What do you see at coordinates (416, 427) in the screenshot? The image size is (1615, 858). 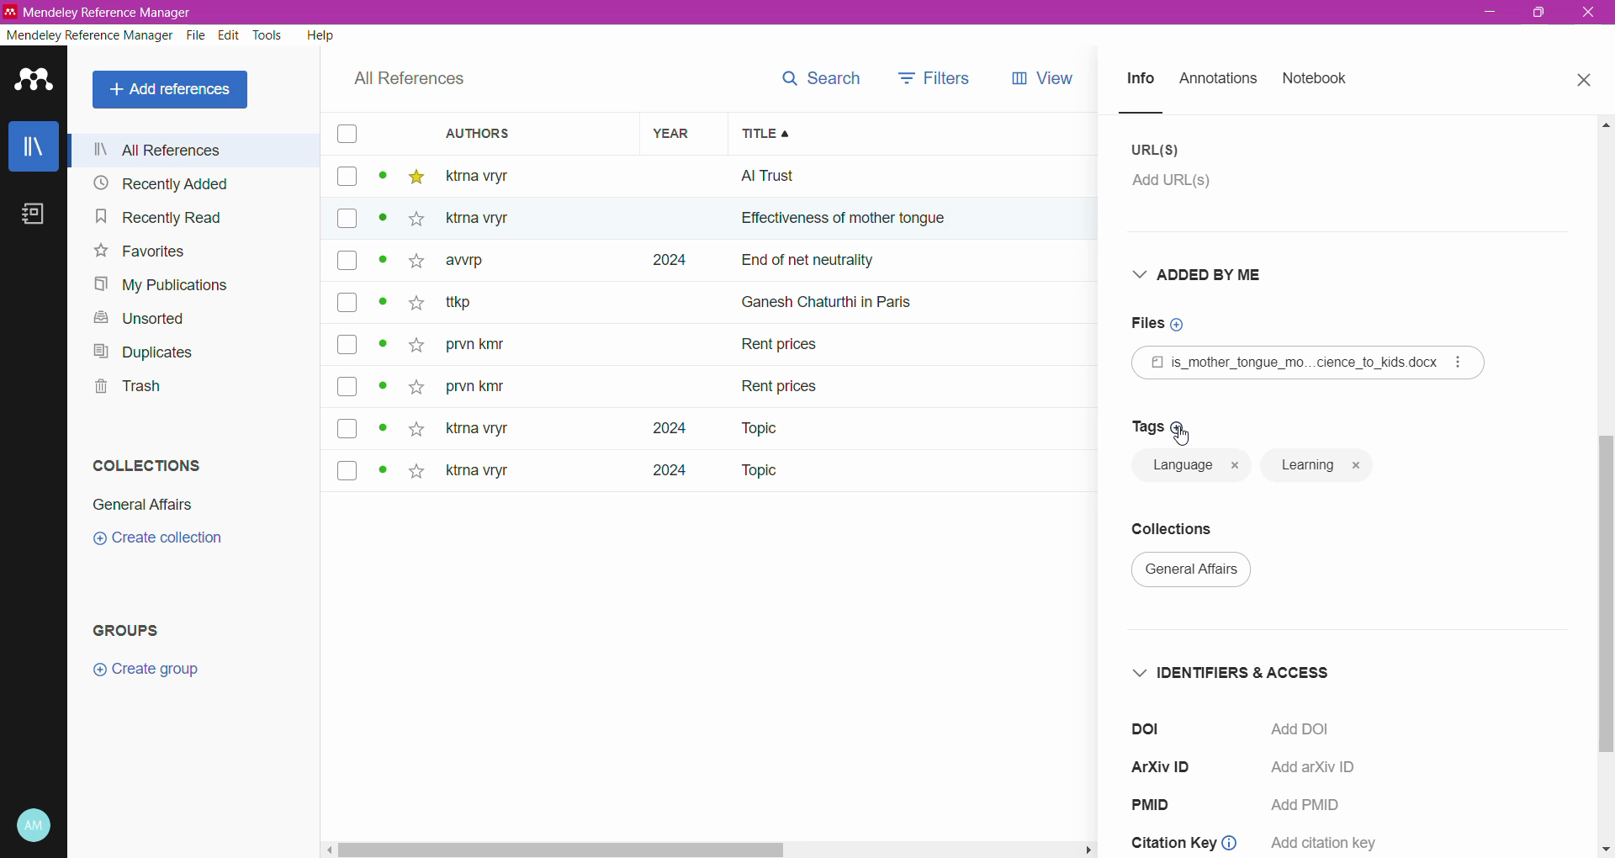 I see `star` at bounding box center [416, 427].